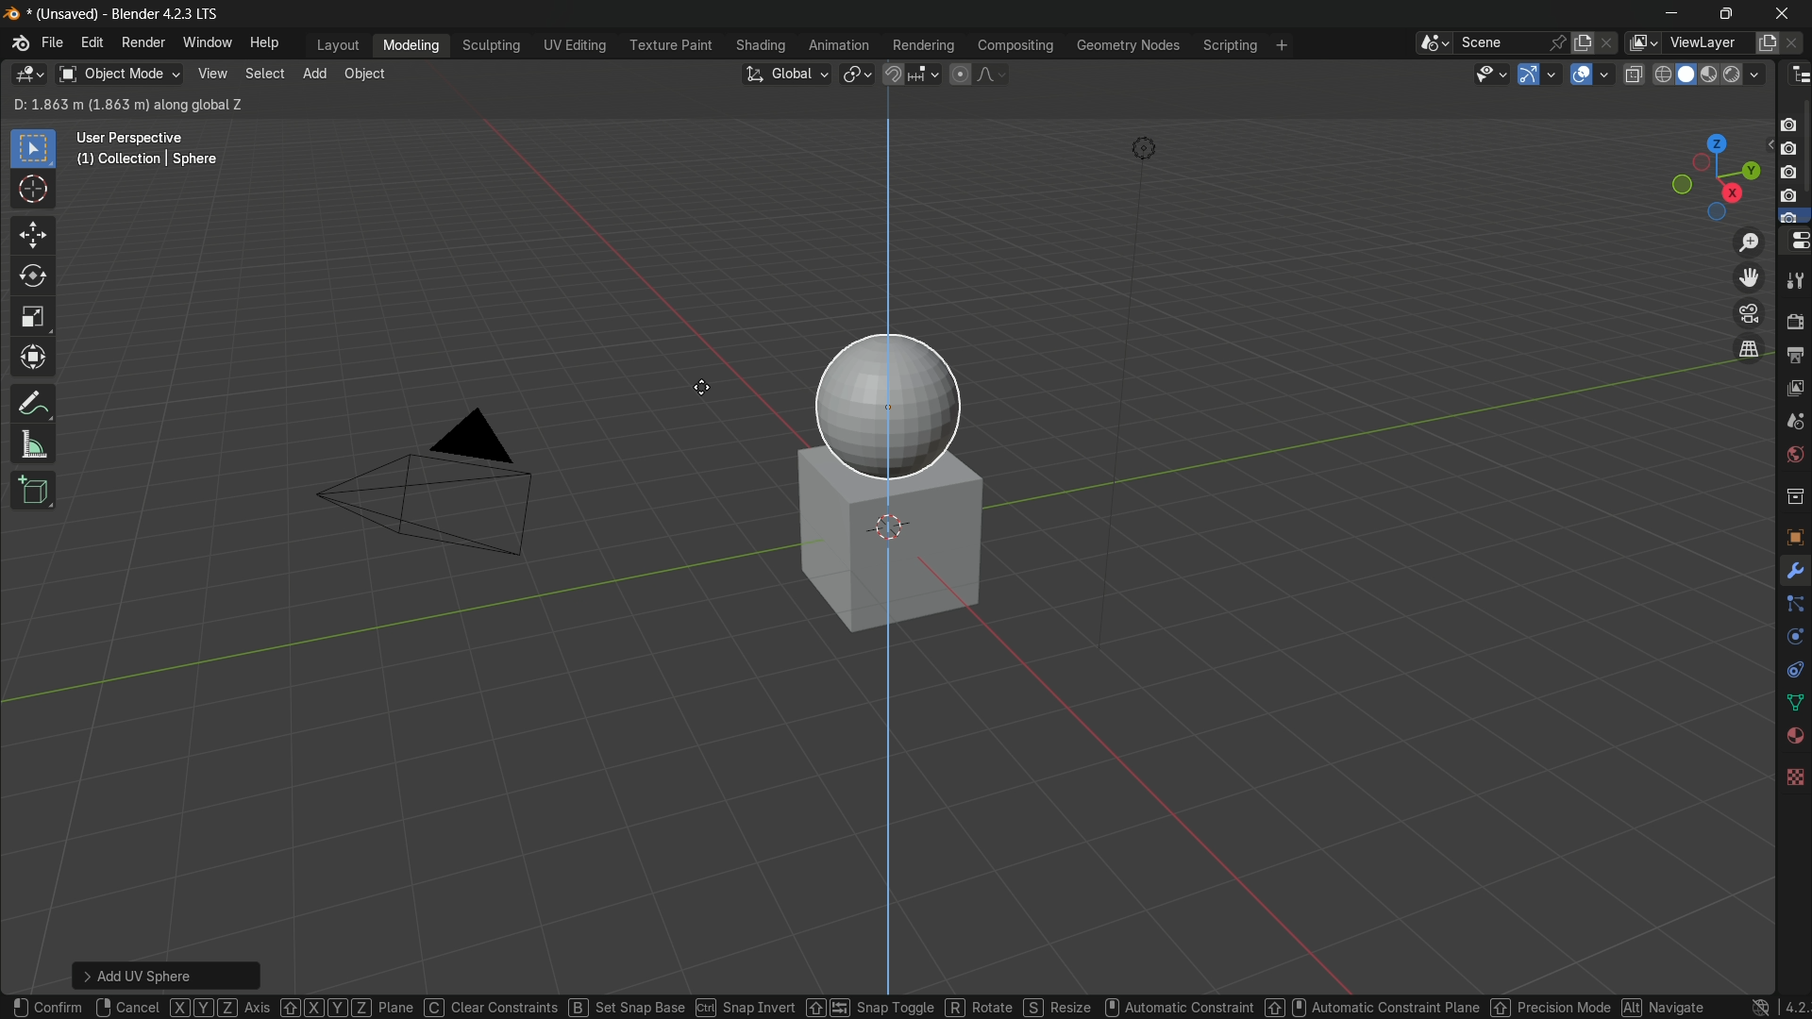  What do you see at coordinates (1435, 43) in the screenshot?
I see `browse scenes` at bounding box center [1435, 43].